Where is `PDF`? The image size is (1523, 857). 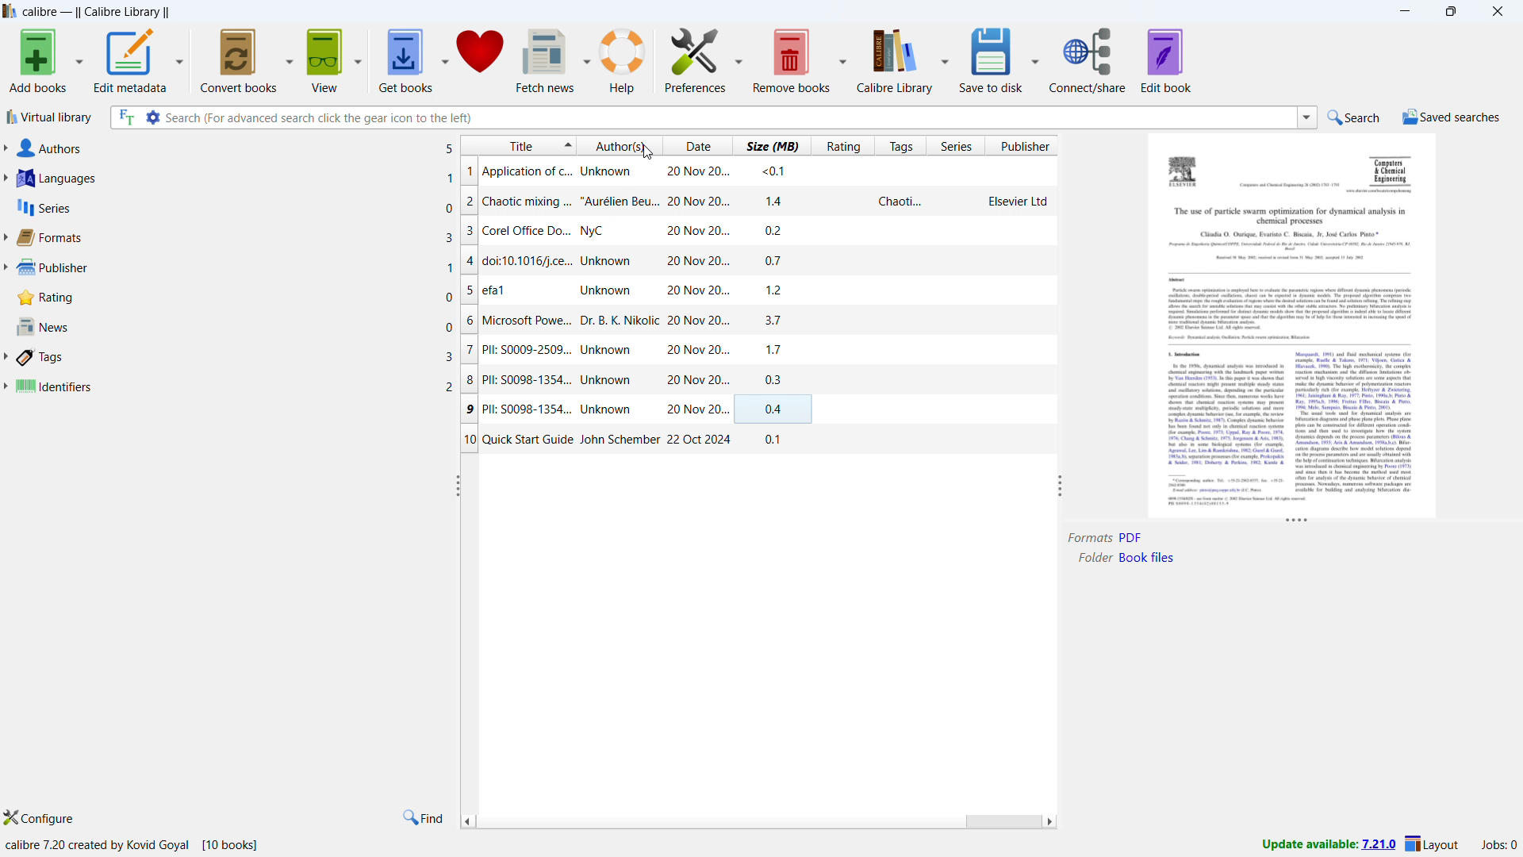
PDF is located at coordinates (1132, 537).